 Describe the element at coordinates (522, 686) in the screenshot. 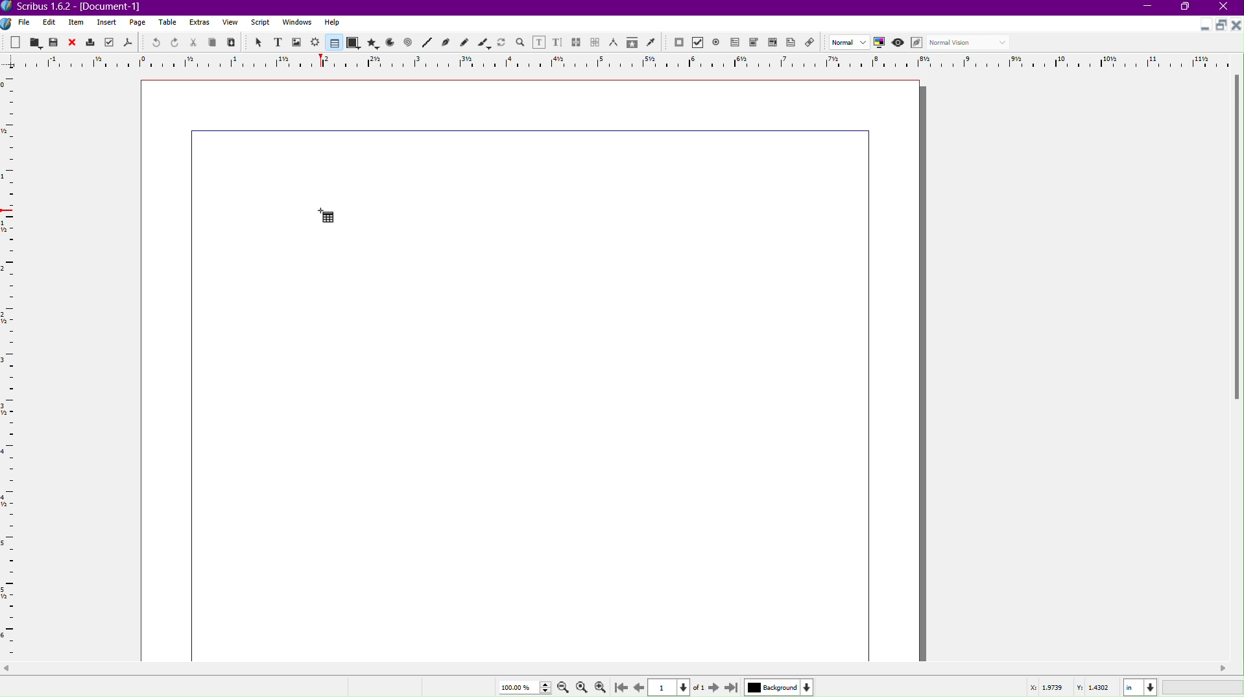

I see `Zoom Value` at that location.